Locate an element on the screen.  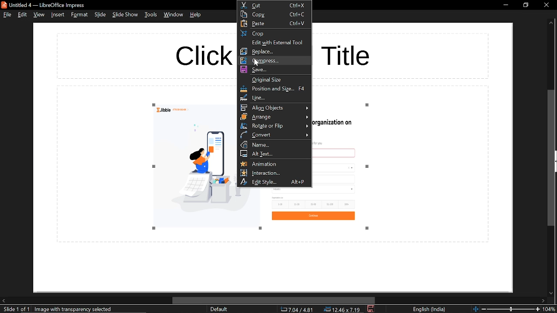
paste is located at coordinates (260, 23).